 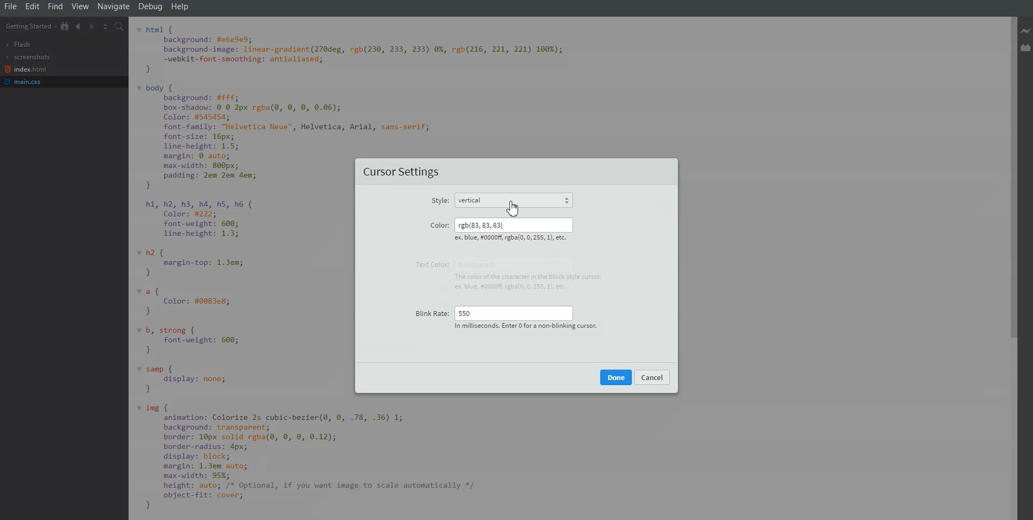 I want to click on Find, so click(x=55, y=6).